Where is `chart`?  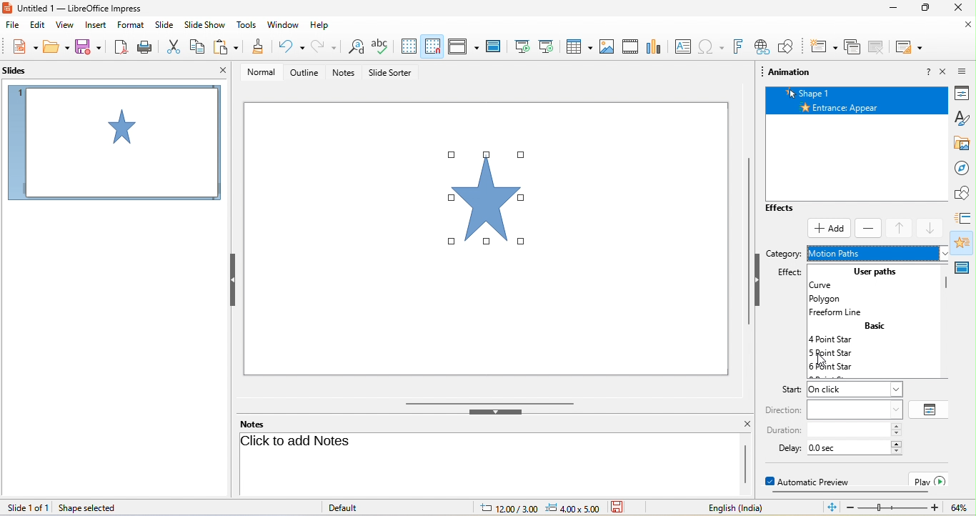
chart is located at coordinates (655, 46).